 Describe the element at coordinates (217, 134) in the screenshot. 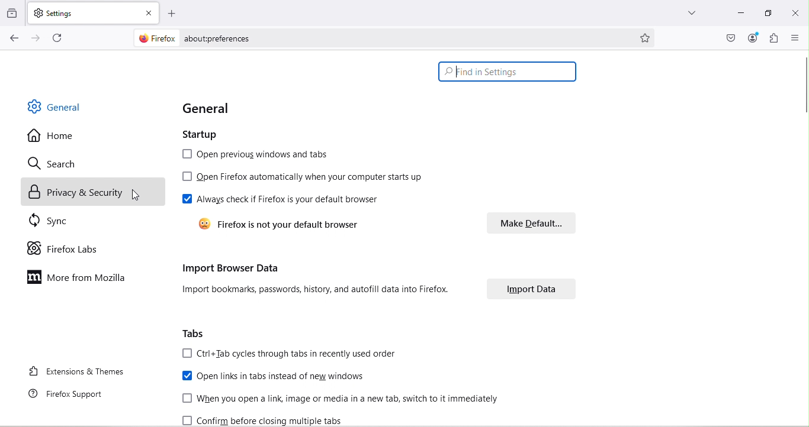

I see `Startup` at that location.